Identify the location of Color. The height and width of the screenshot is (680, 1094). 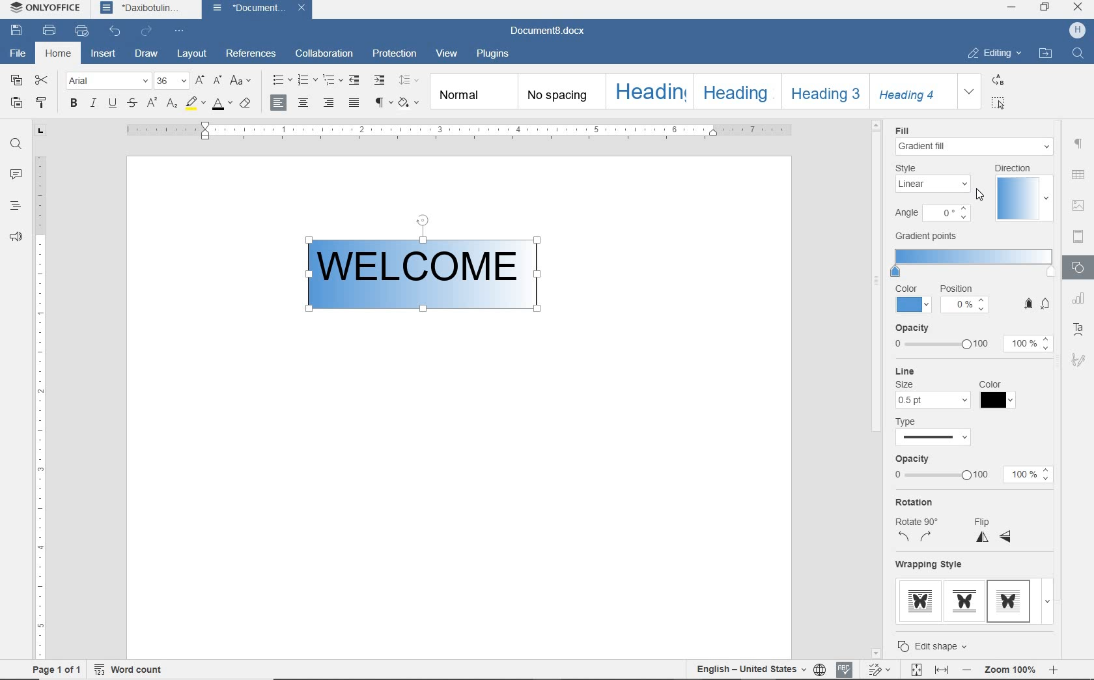
(991, 384).